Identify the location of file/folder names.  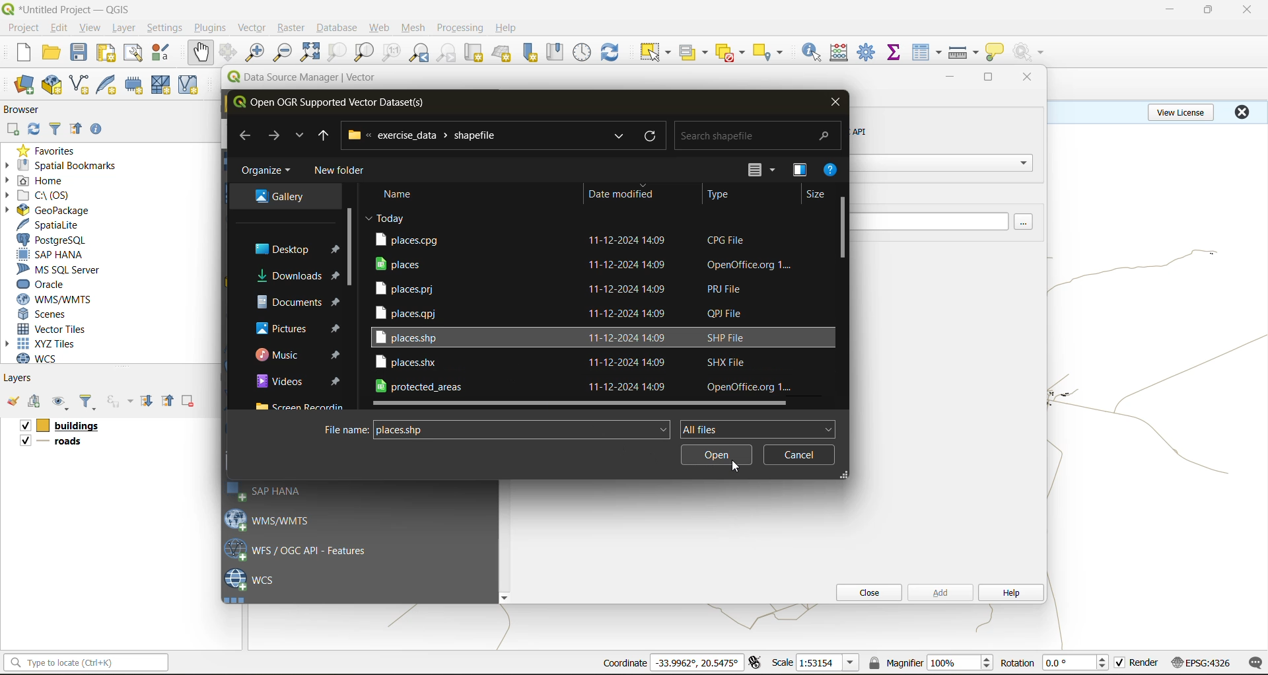
(563, 337).